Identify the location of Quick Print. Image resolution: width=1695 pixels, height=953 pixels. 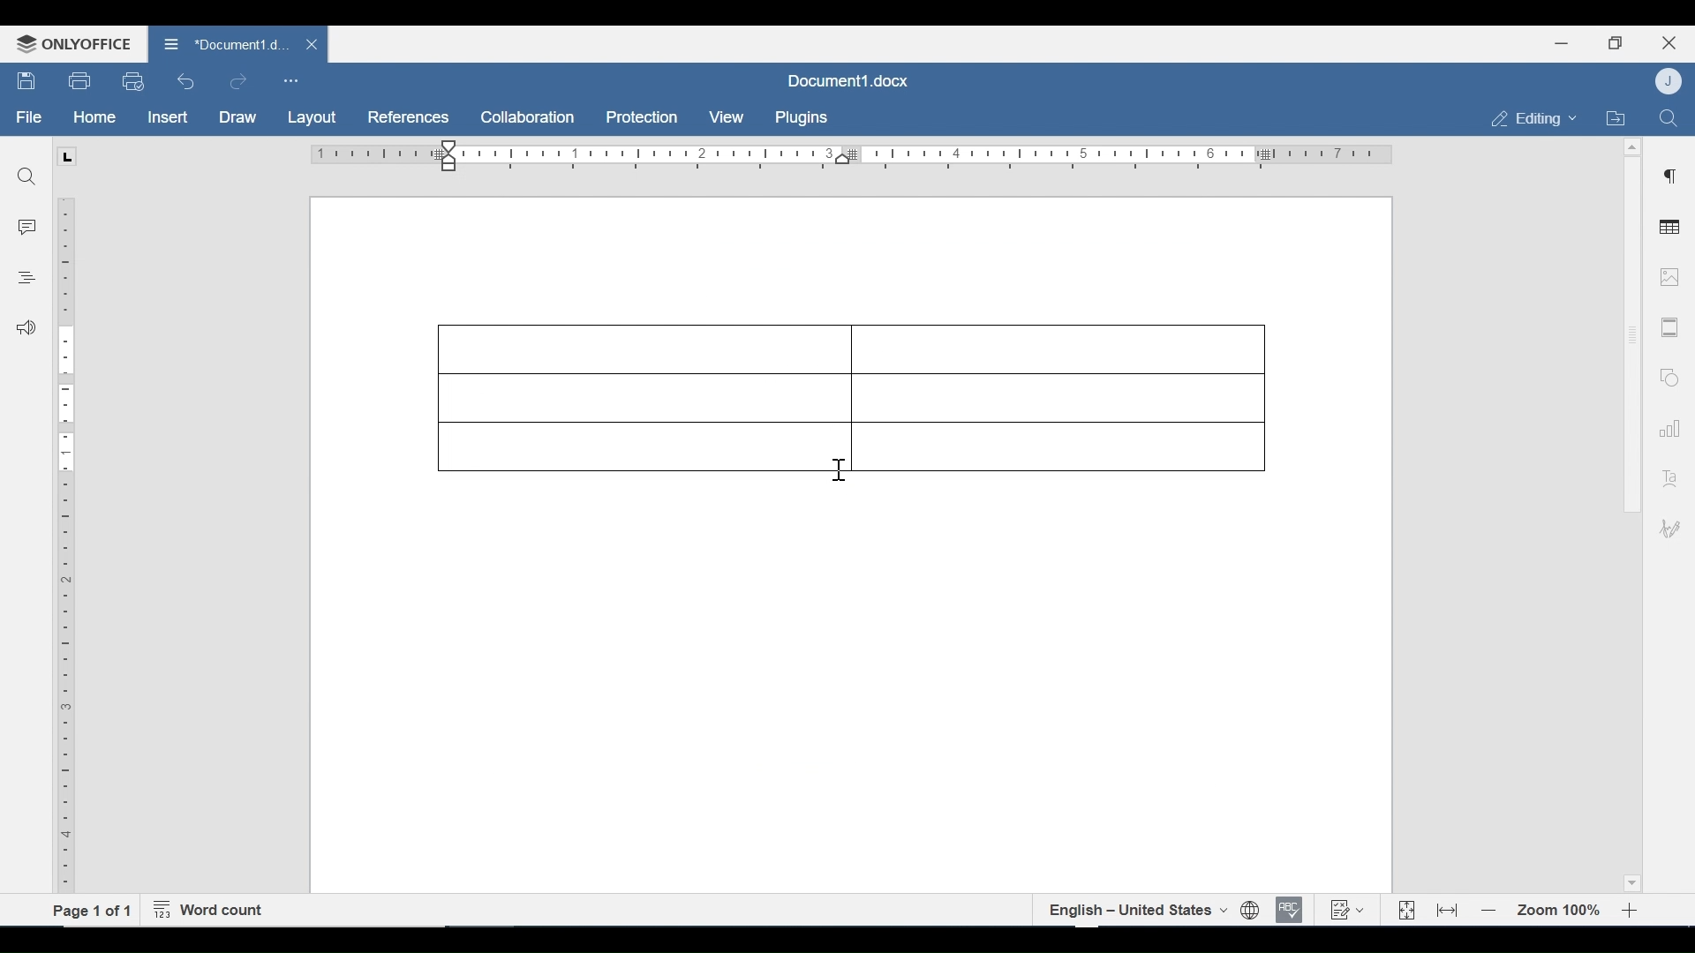
(132, 80).